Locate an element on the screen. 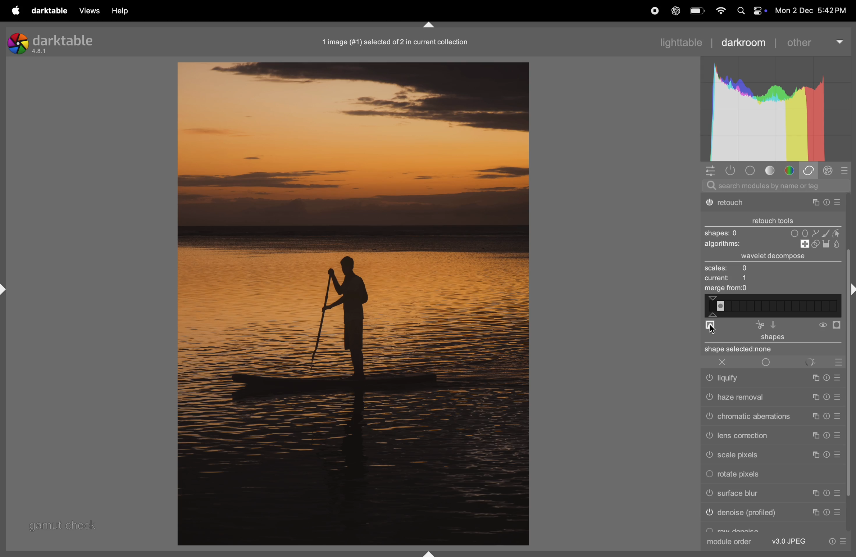 The height and width of the screenshot is (557, 856). apple widgets is located at coordinates (750, 11).